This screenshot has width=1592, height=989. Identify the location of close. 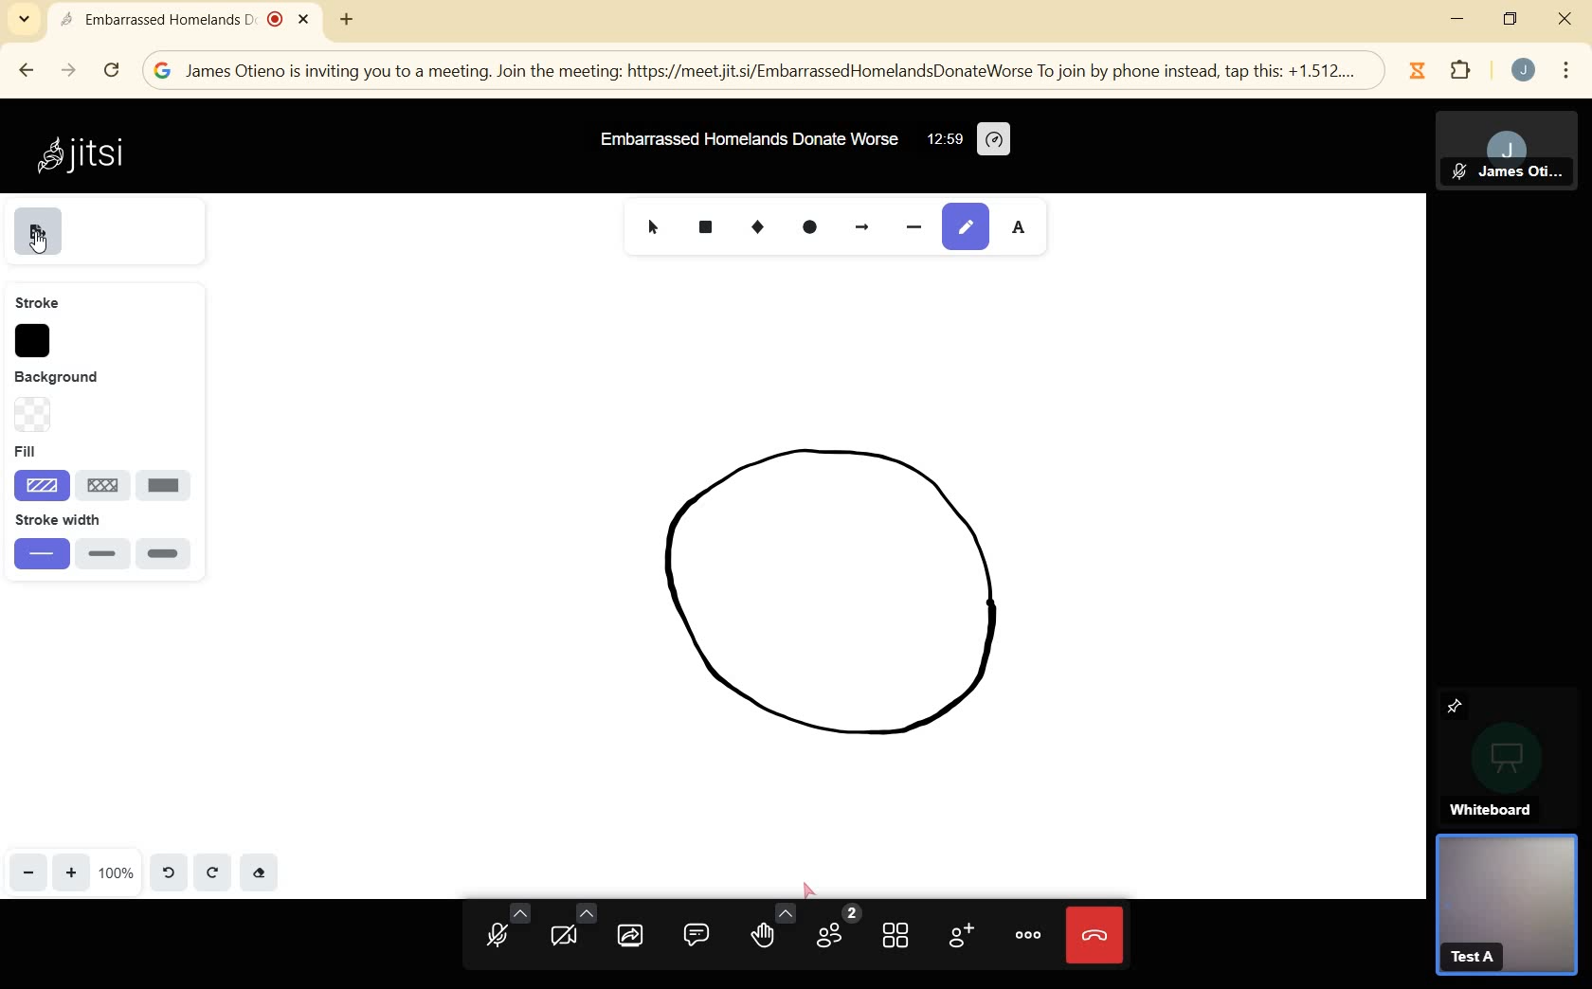
(1564, 20).